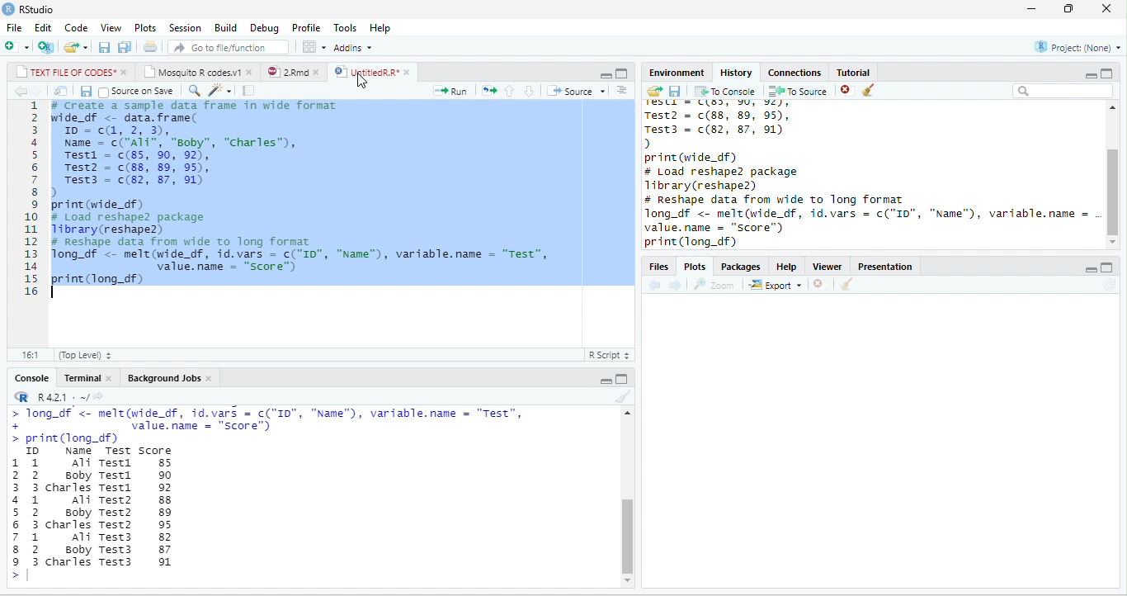  What do you see at coordinates (714, 285) in the screenshot?
I see `Zoom` at bounding box center [714, 285].